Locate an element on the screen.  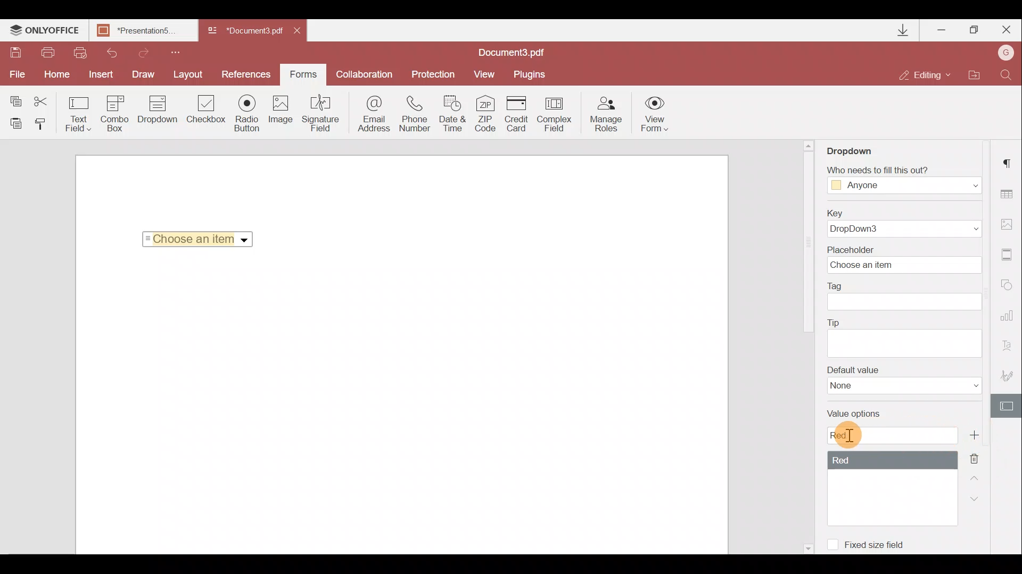
Tip is located at coordinates (904, 336).